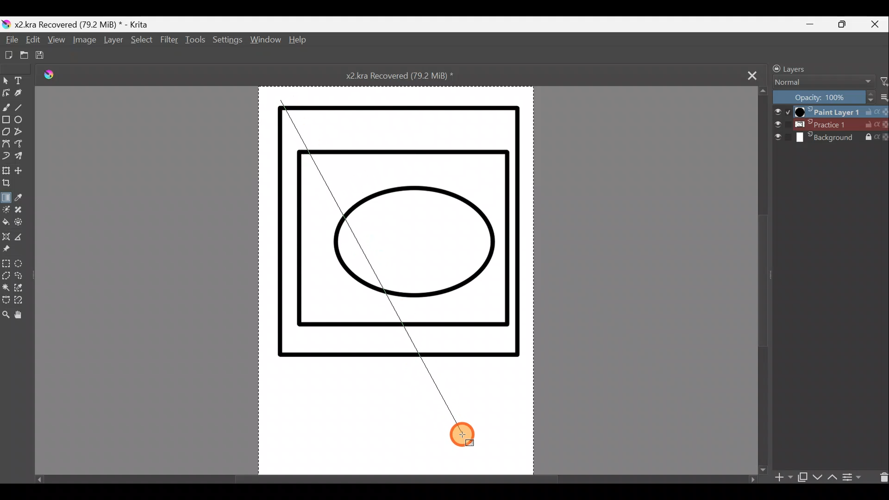 Image resolution: width=889 pixels, height=500 pixels. What do you see at coordinates (877, 24) in the screenshot?
I see `Close` at bounding box center [877, 24].